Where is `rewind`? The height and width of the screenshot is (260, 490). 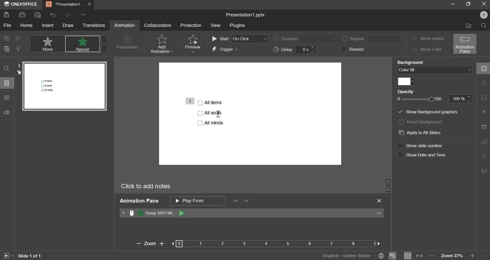
rewind is located at coordinates (355, 49).